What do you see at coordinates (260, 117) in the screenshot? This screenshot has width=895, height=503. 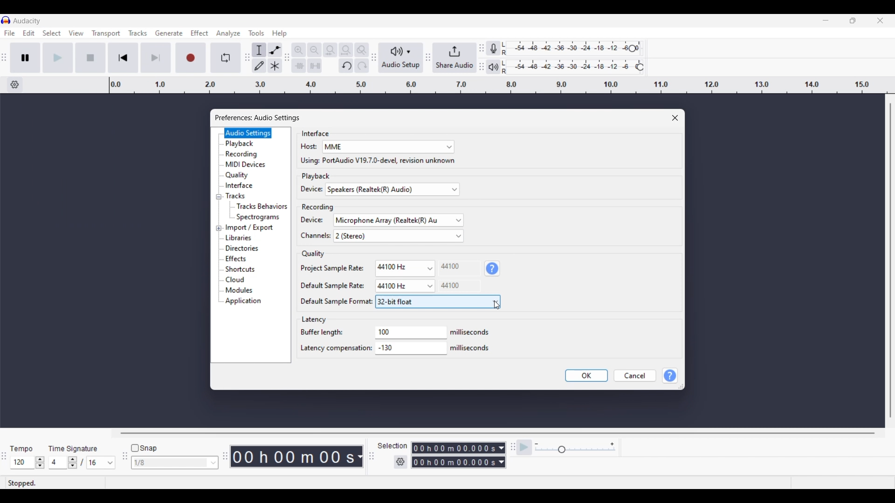 I see `[ll Preferences: Audio Settings` at bounding box center [260, 117].